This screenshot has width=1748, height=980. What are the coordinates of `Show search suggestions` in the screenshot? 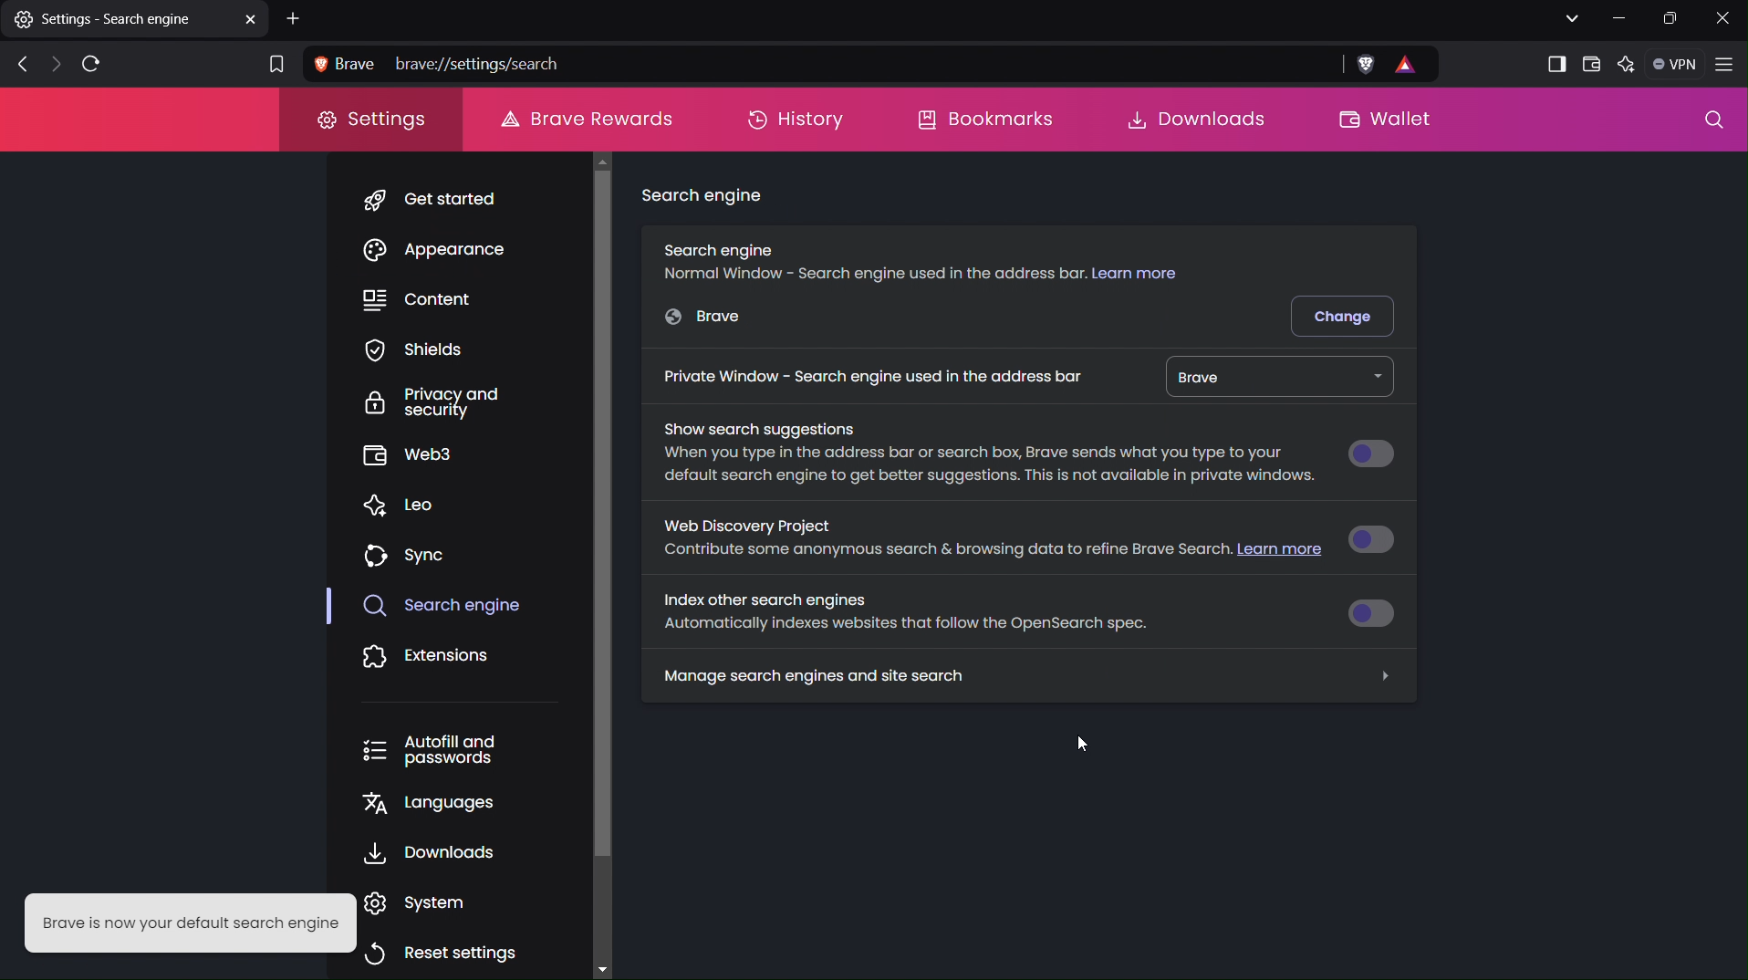 It's located at (982, 454).